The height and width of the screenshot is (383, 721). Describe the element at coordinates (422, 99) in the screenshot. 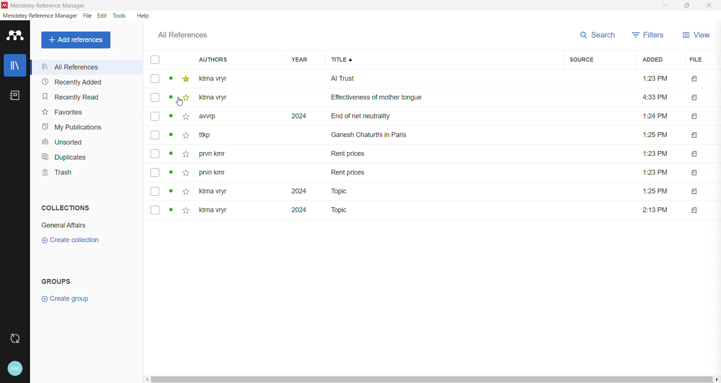

I see `effectiveness of mother ton` at that location.